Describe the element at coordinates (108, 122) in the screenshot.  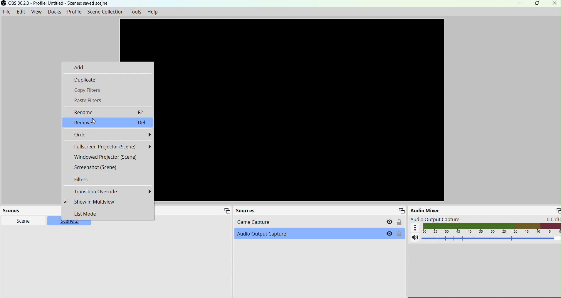
I see `Remove` at that location.